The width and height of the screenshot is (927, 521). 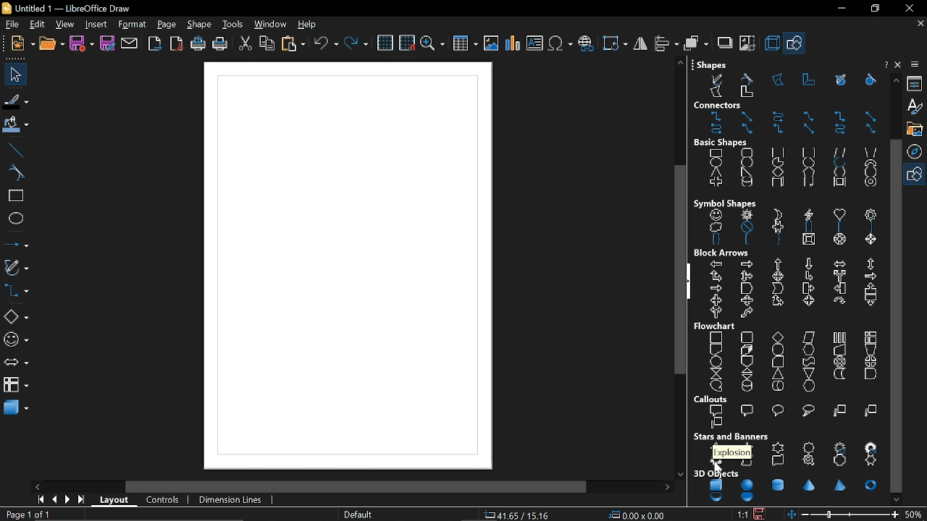 What do you see at coordinates (16, 410) in the screenshot?
I see `3d shapes` at bounding box center [16, 410].